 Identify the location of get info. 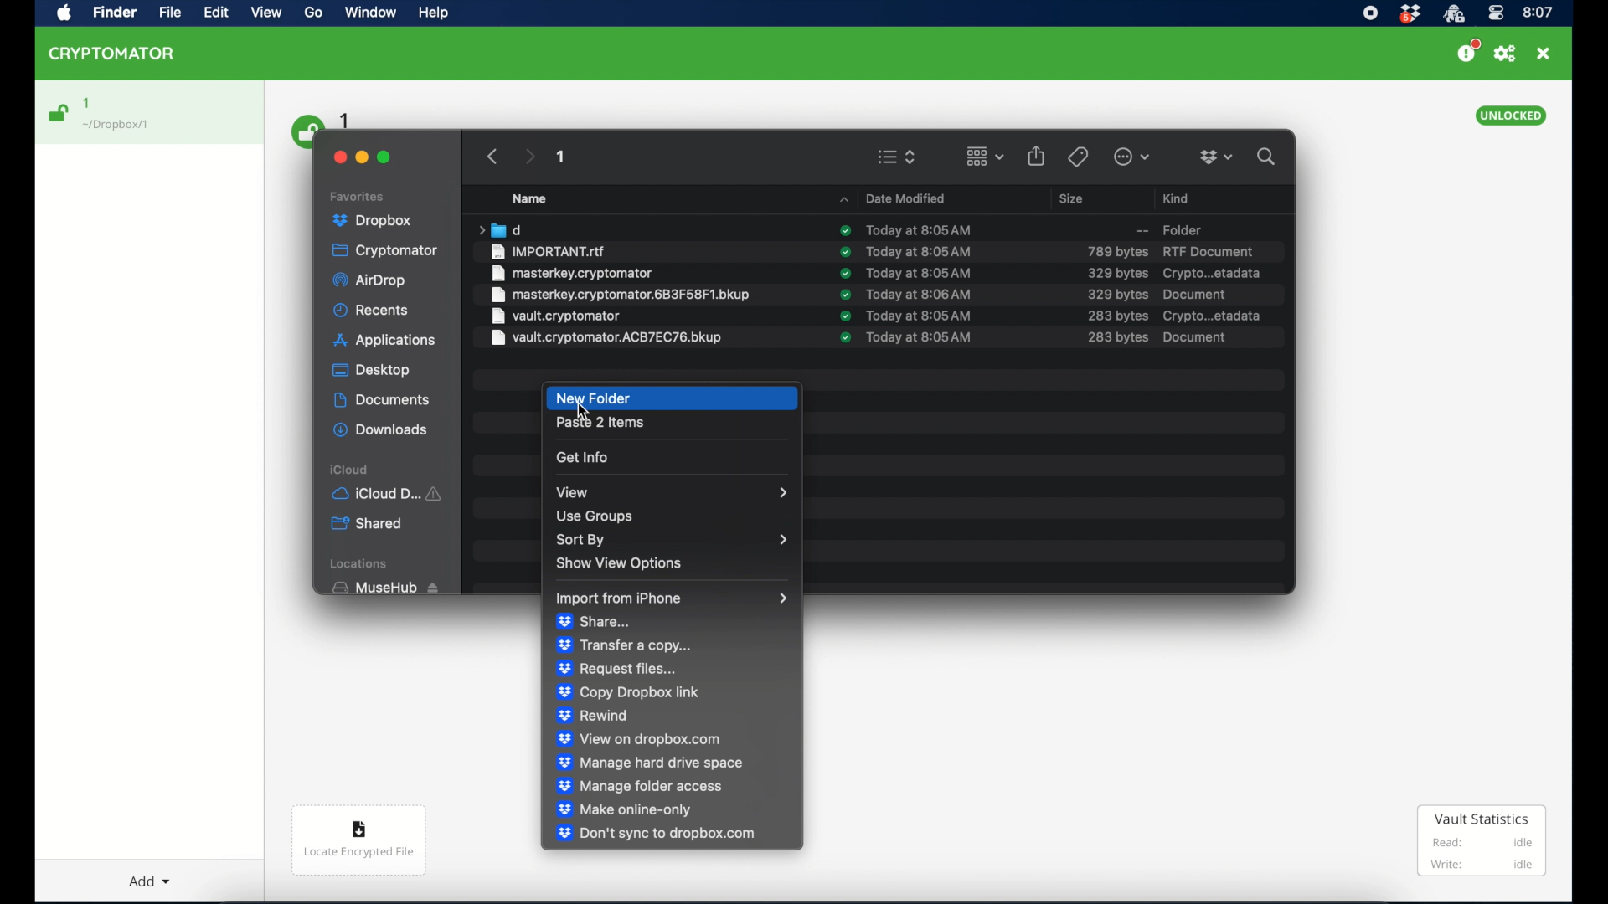
(582, 457).